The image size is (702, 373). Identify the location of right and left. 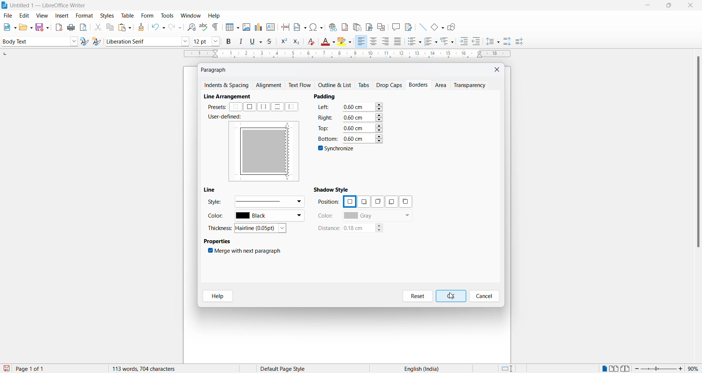
(264, 107).